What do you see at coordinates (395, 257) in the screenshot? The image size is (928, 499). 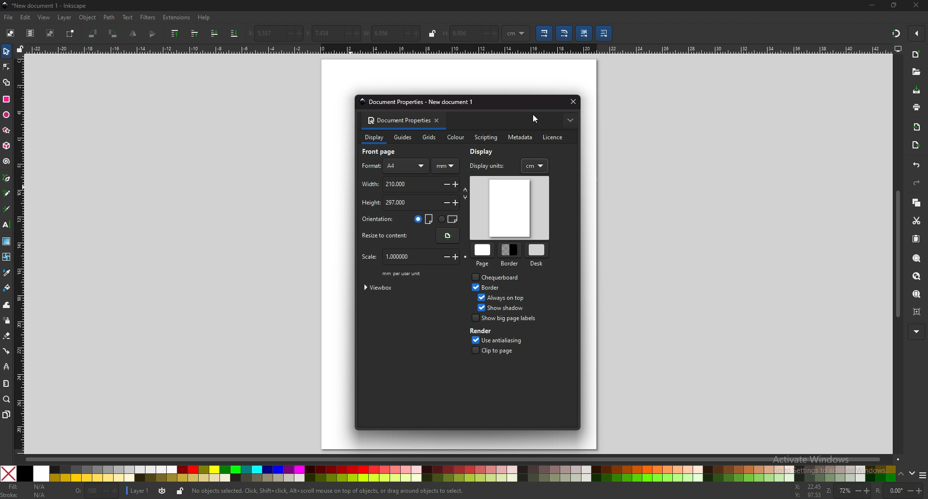 I see `scale` at bounding box center [395, 257].